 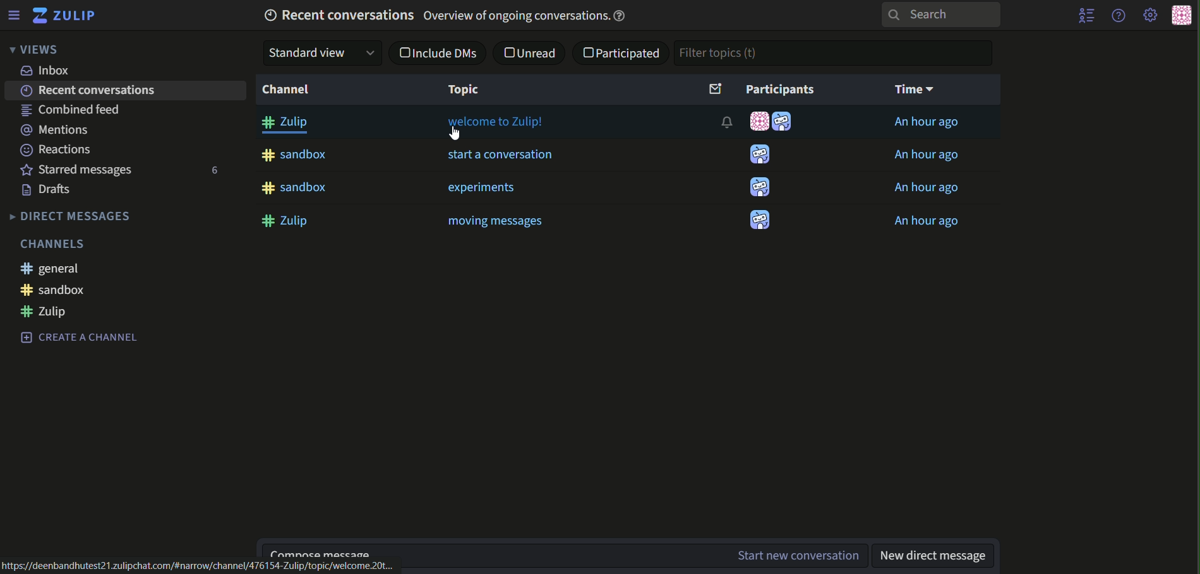 What do you see at coordinates (287, 90) in the screenshot?
I see `channel` at bounding box center [287, 90].